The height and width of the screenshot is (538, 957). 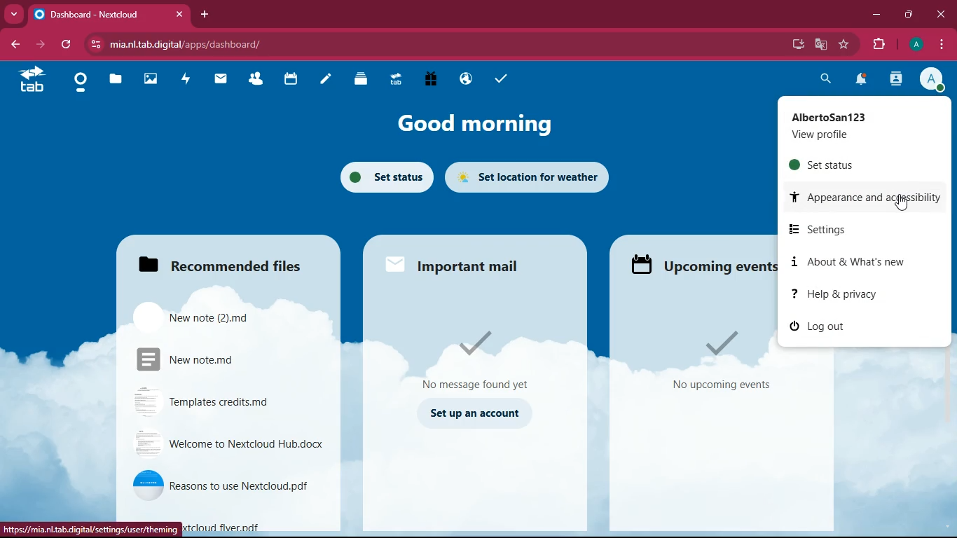 What do you see at coordinates (722, 361) in the screenshot?
I see `events` at bounding box center [722, 361].